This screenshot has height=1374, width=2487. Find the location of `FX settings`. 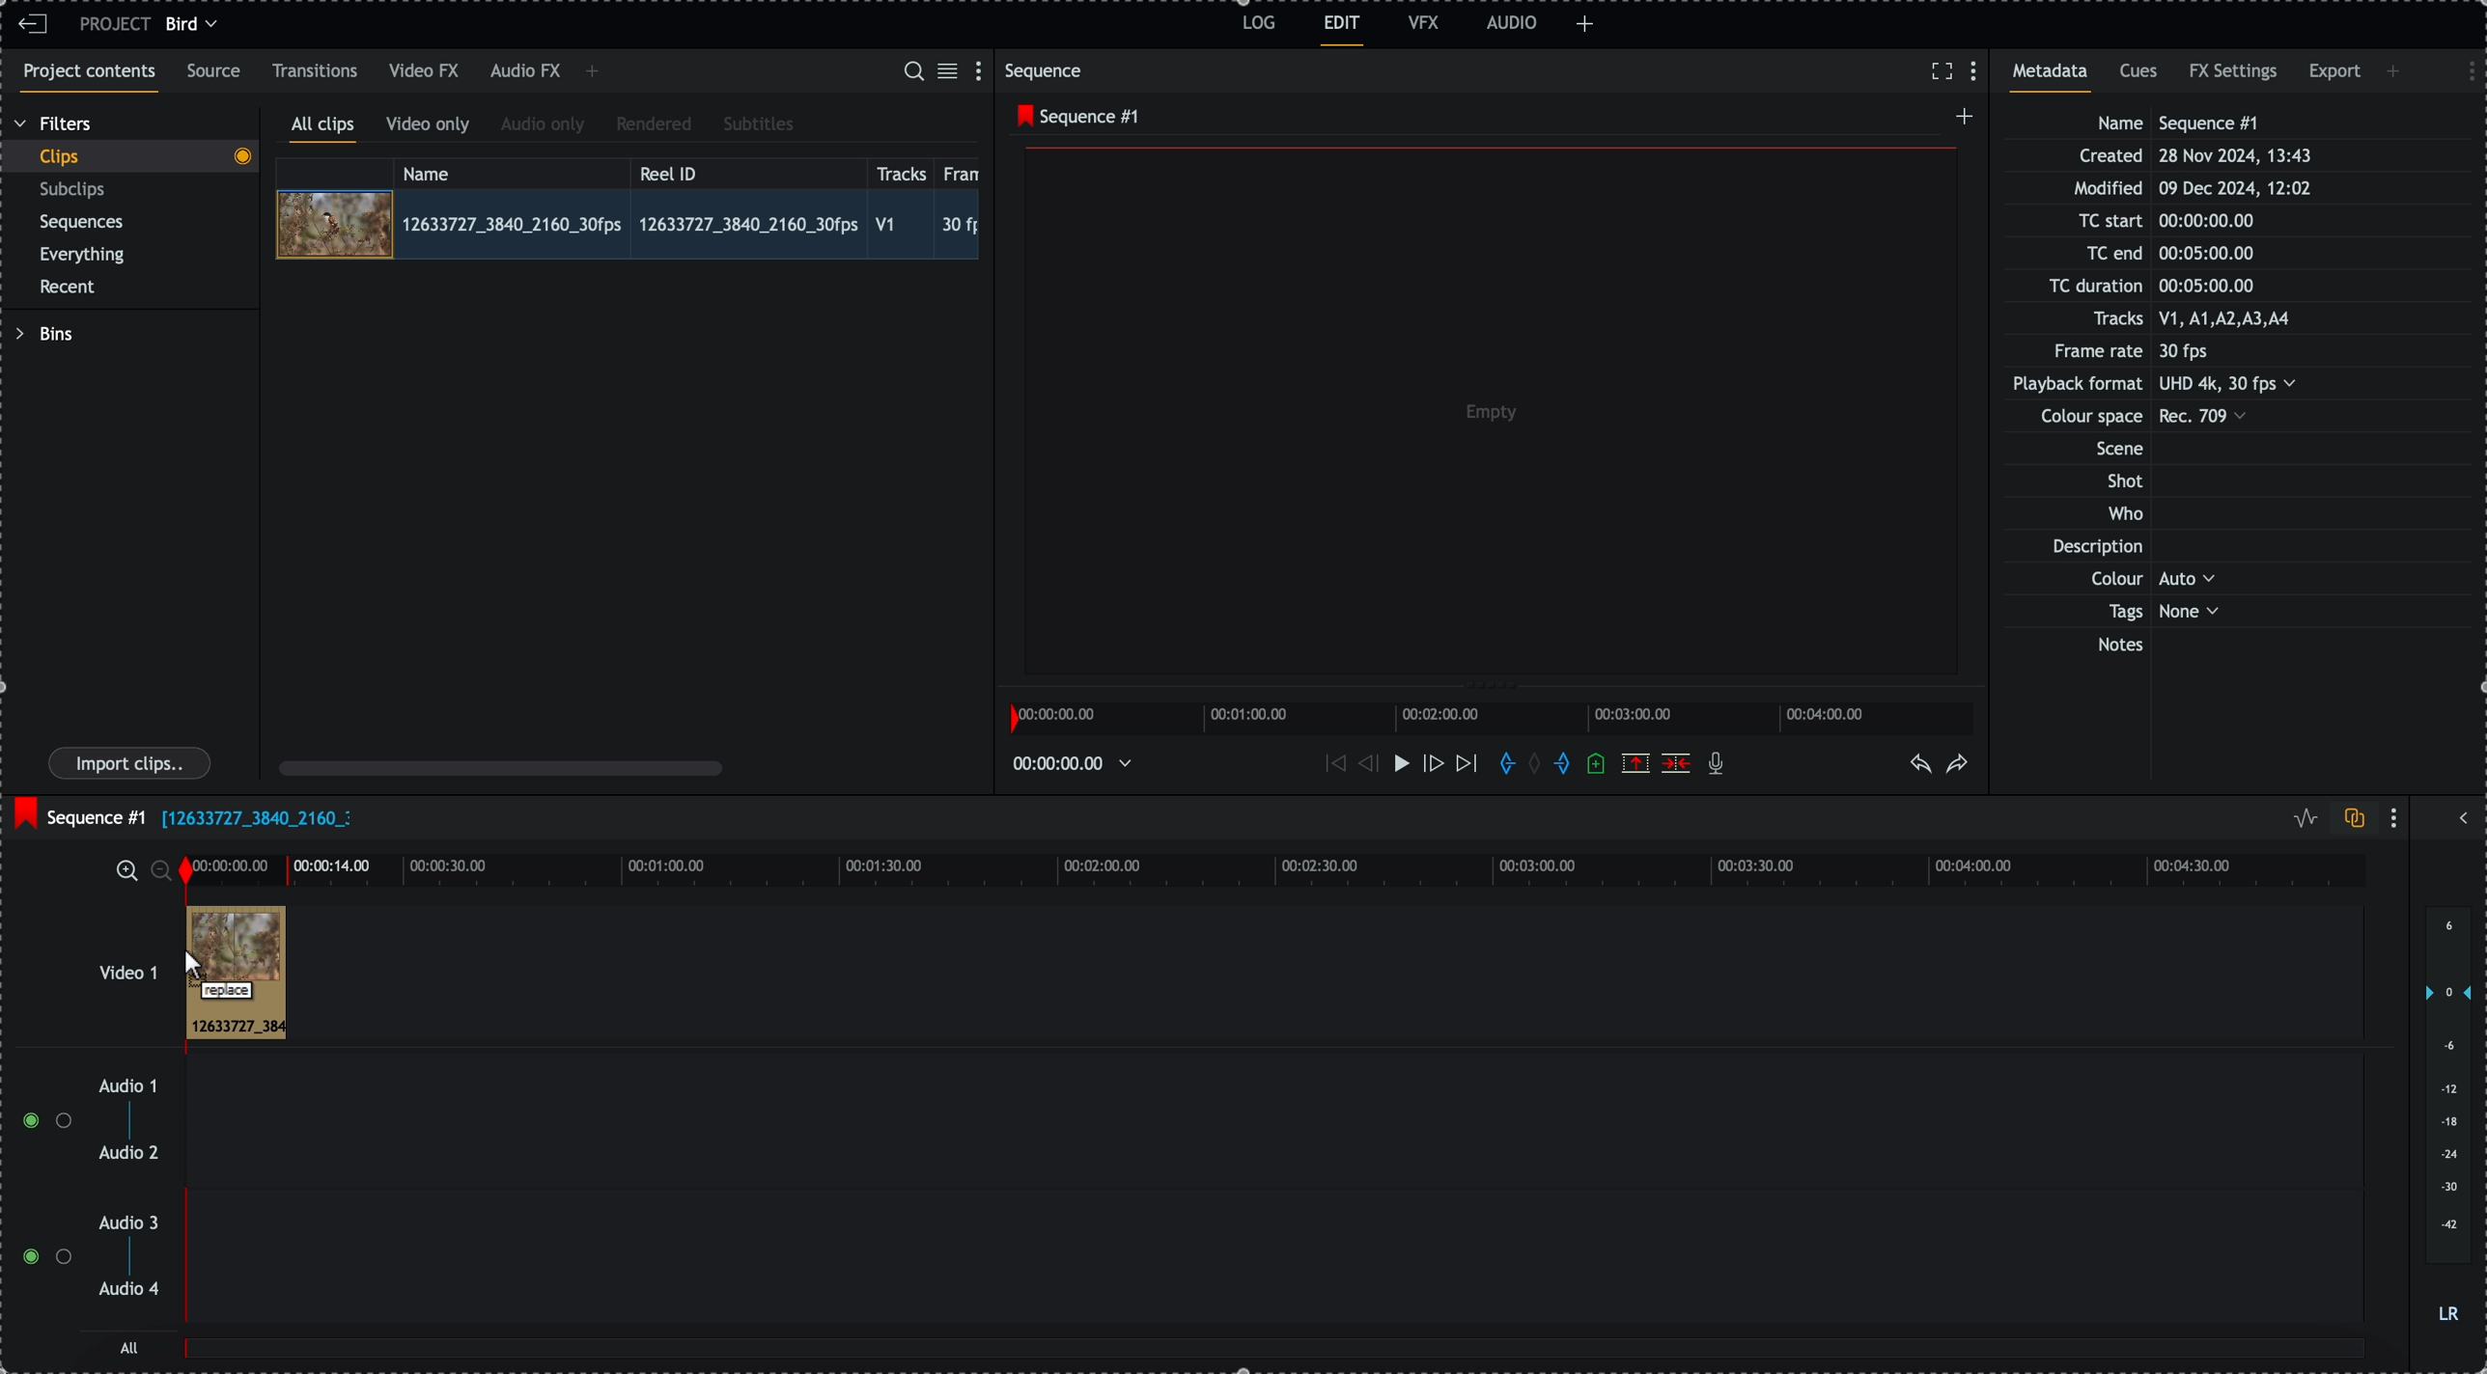

FX settings is located at coordinates (2235, 74).